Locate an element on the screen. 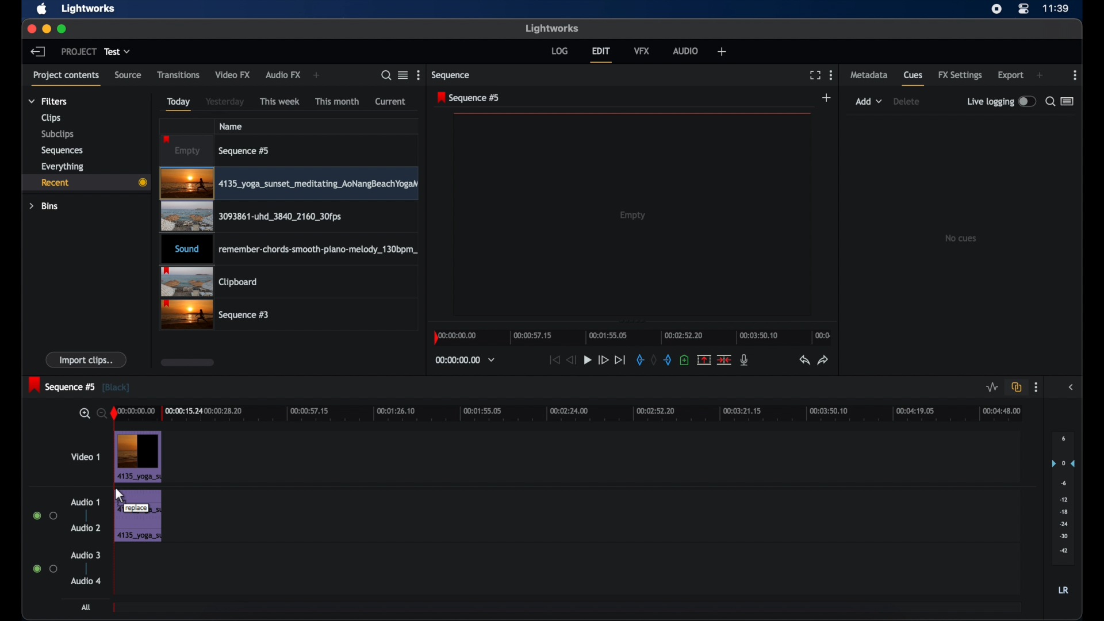 Image resolution: width=1104 pixels, height=621 pixels. add is located at coordinates (869, 101).